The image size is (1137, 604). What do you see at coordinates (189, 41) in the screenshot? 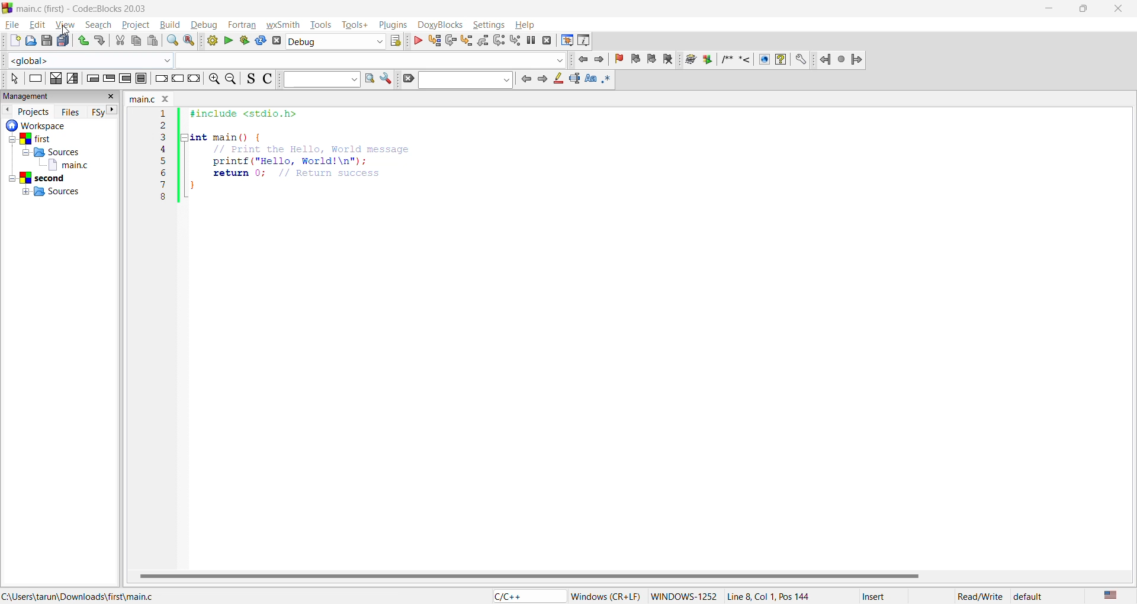
I see `replace` at bounding box center [189, 41].